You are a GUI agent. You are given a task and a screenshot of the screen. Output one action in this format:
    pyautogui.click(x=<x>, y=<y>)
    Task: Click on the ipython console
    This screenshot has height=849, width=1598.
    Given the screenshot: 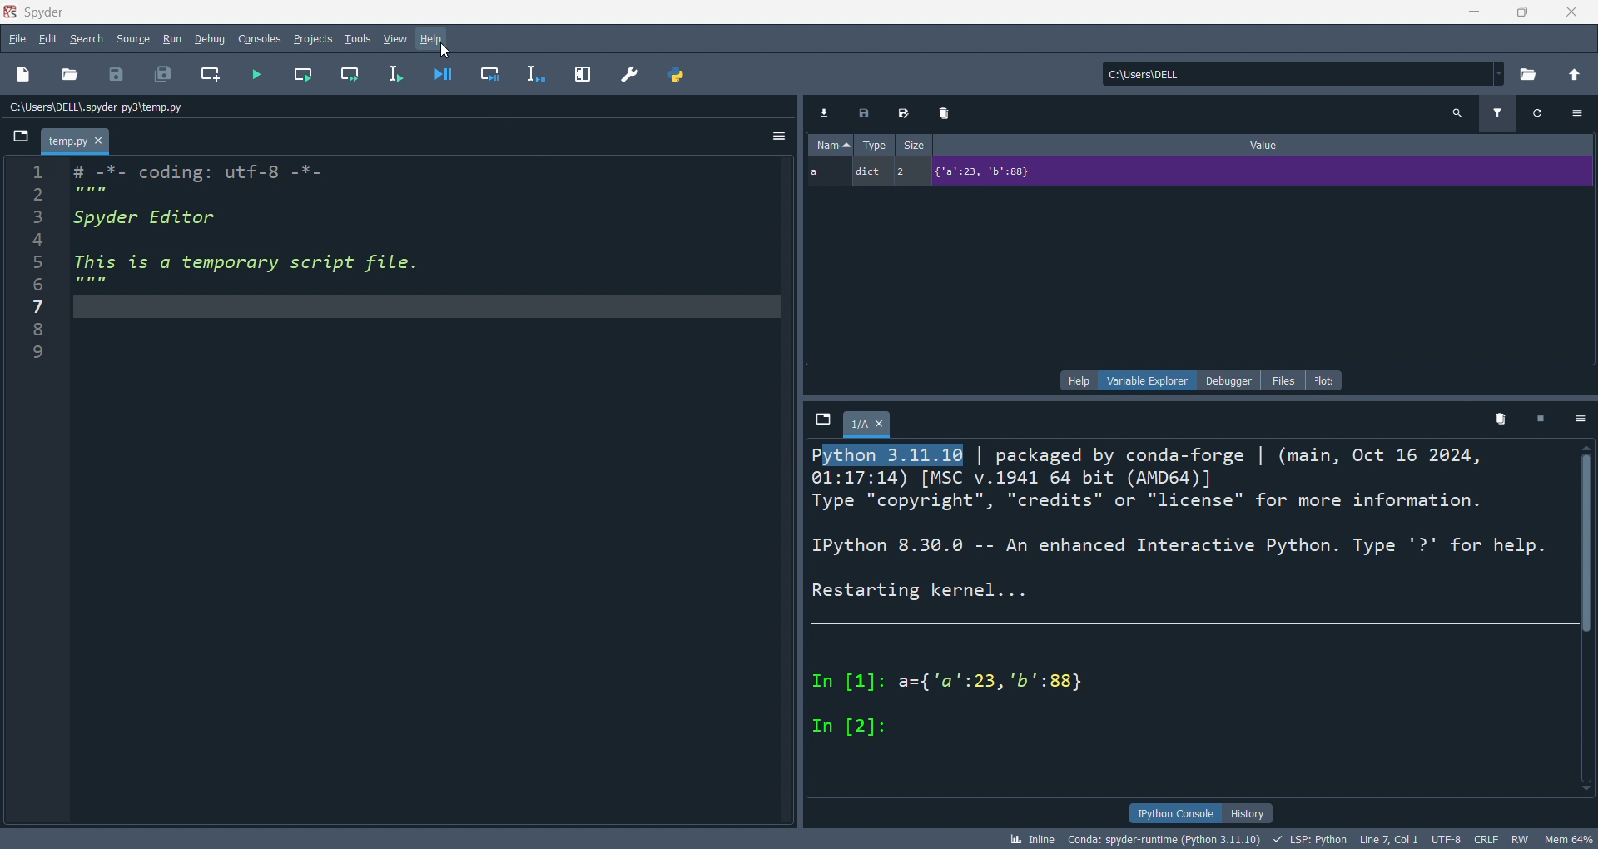 What is the action you would take?
    pyautogui.click(x=1174, y=812)
    